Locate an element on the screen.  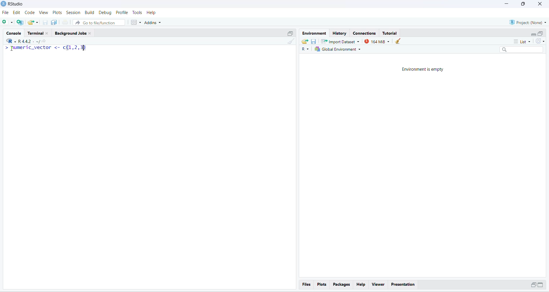
numeric_vector <- c(1,2,3p is located at coordinates (46, 48).